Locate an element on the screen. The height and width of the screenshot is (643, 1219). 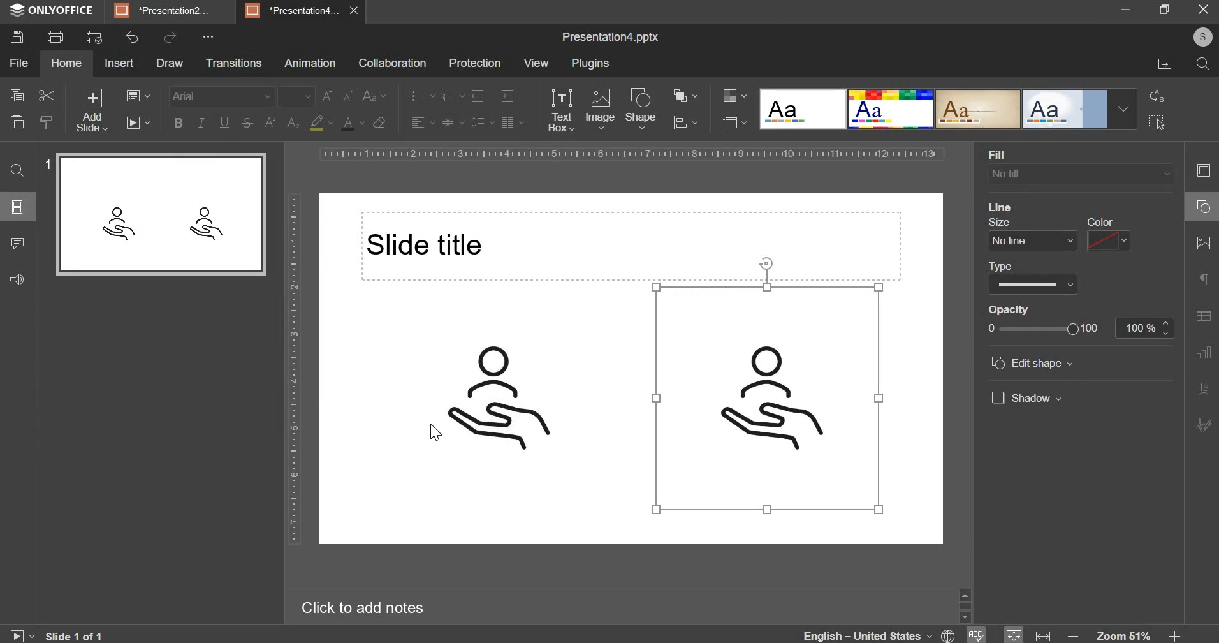
language is located at coordinates (881, 634).